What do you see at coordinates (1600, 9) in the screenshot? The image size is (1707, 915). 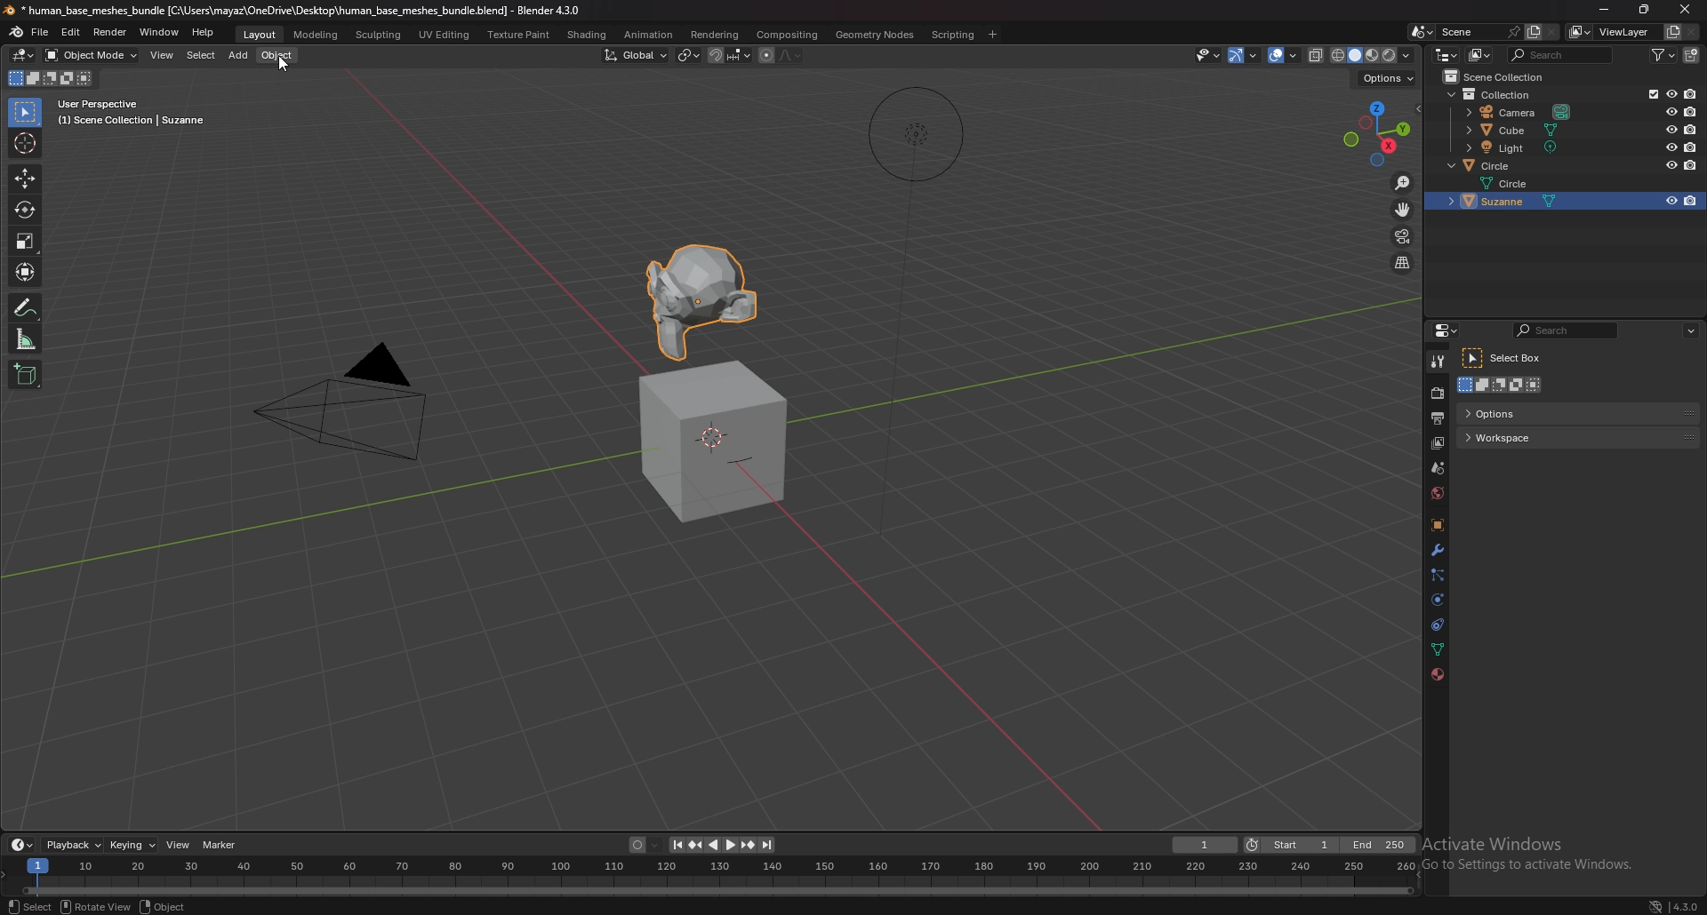 I see `minimize` at bounding box center [1600, 9].